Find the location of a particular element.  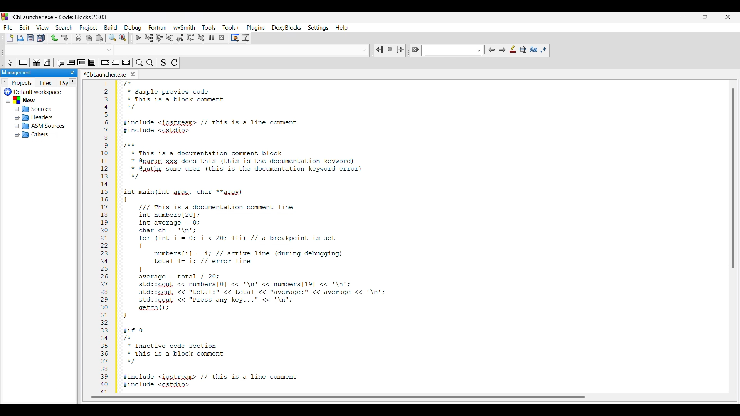

Break debugger is located at coordinates (212, 38).